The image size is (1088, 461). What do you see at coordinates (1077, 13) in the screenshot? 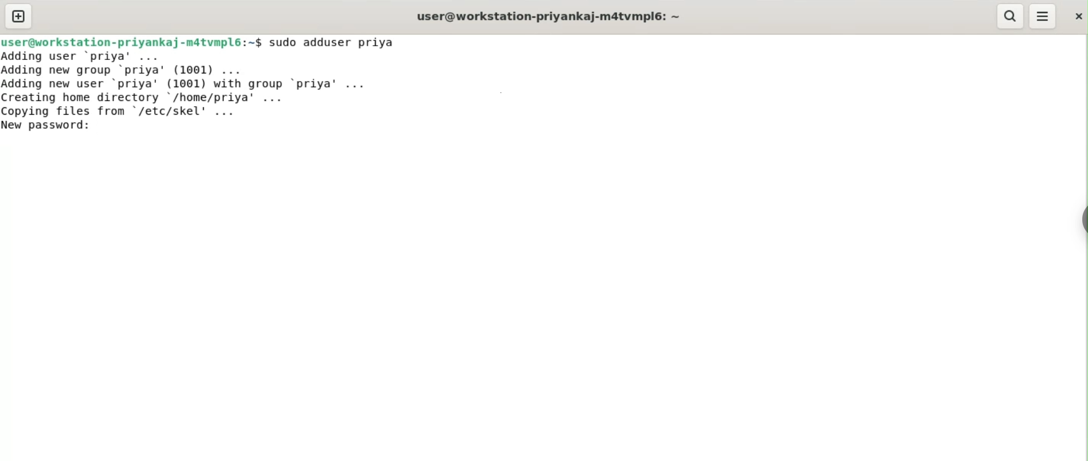
I see `close` at bounding box center [1077, 13].